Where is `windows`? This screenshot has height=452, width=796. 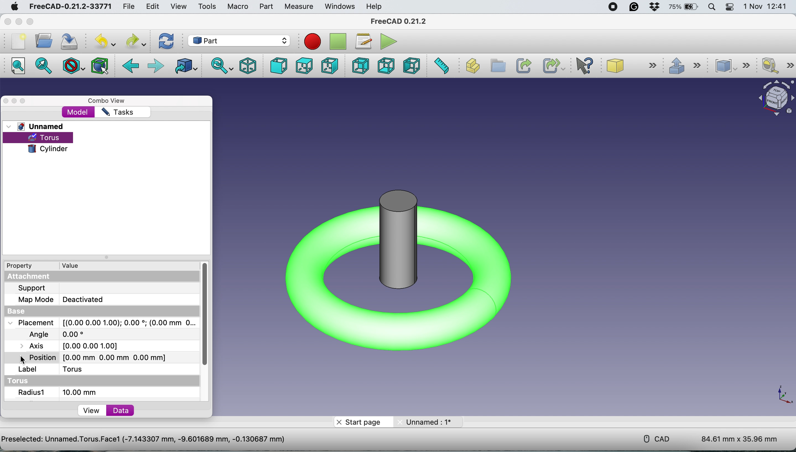
windows is located at coordinates (341, 7).